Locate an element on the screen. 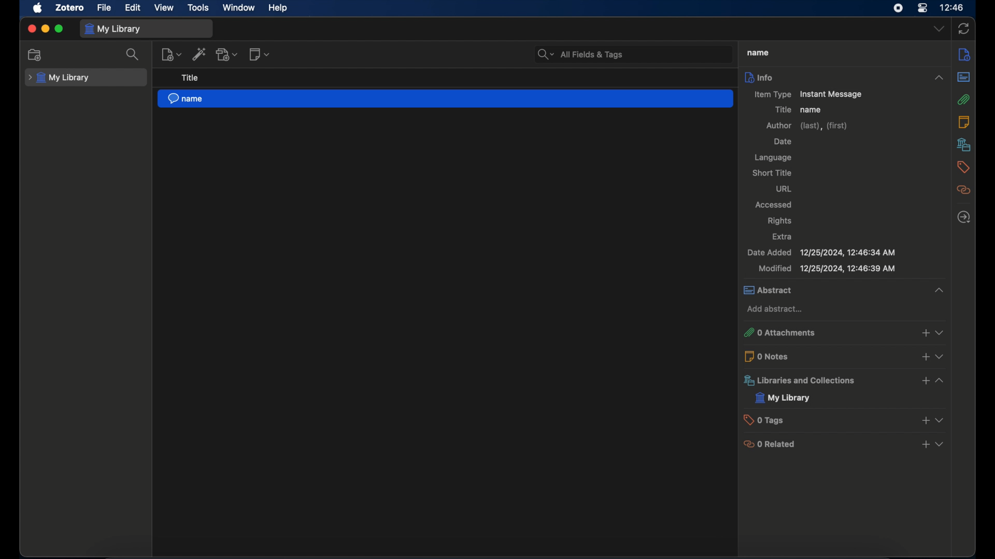 The image size is (995, 559). short title is located at coordinates (772, 172).